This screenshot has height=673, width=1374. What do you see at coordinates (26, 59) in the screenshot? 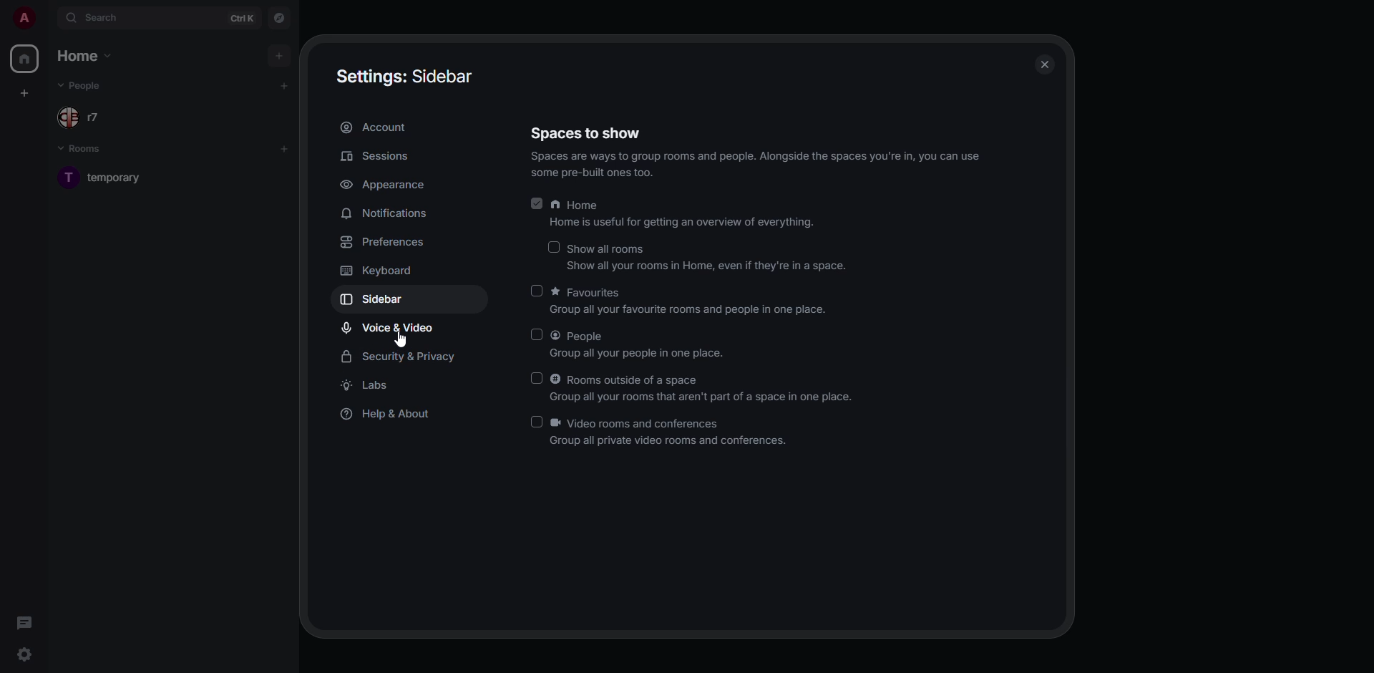
I see `home` at bounding box center [26, 59].